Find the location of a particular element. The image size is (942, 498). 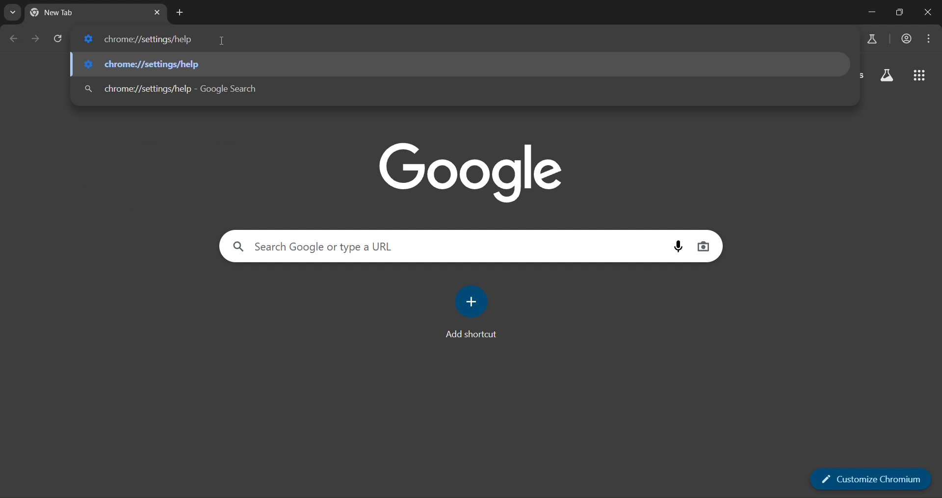

voice search is located at coordinates (677, 248).